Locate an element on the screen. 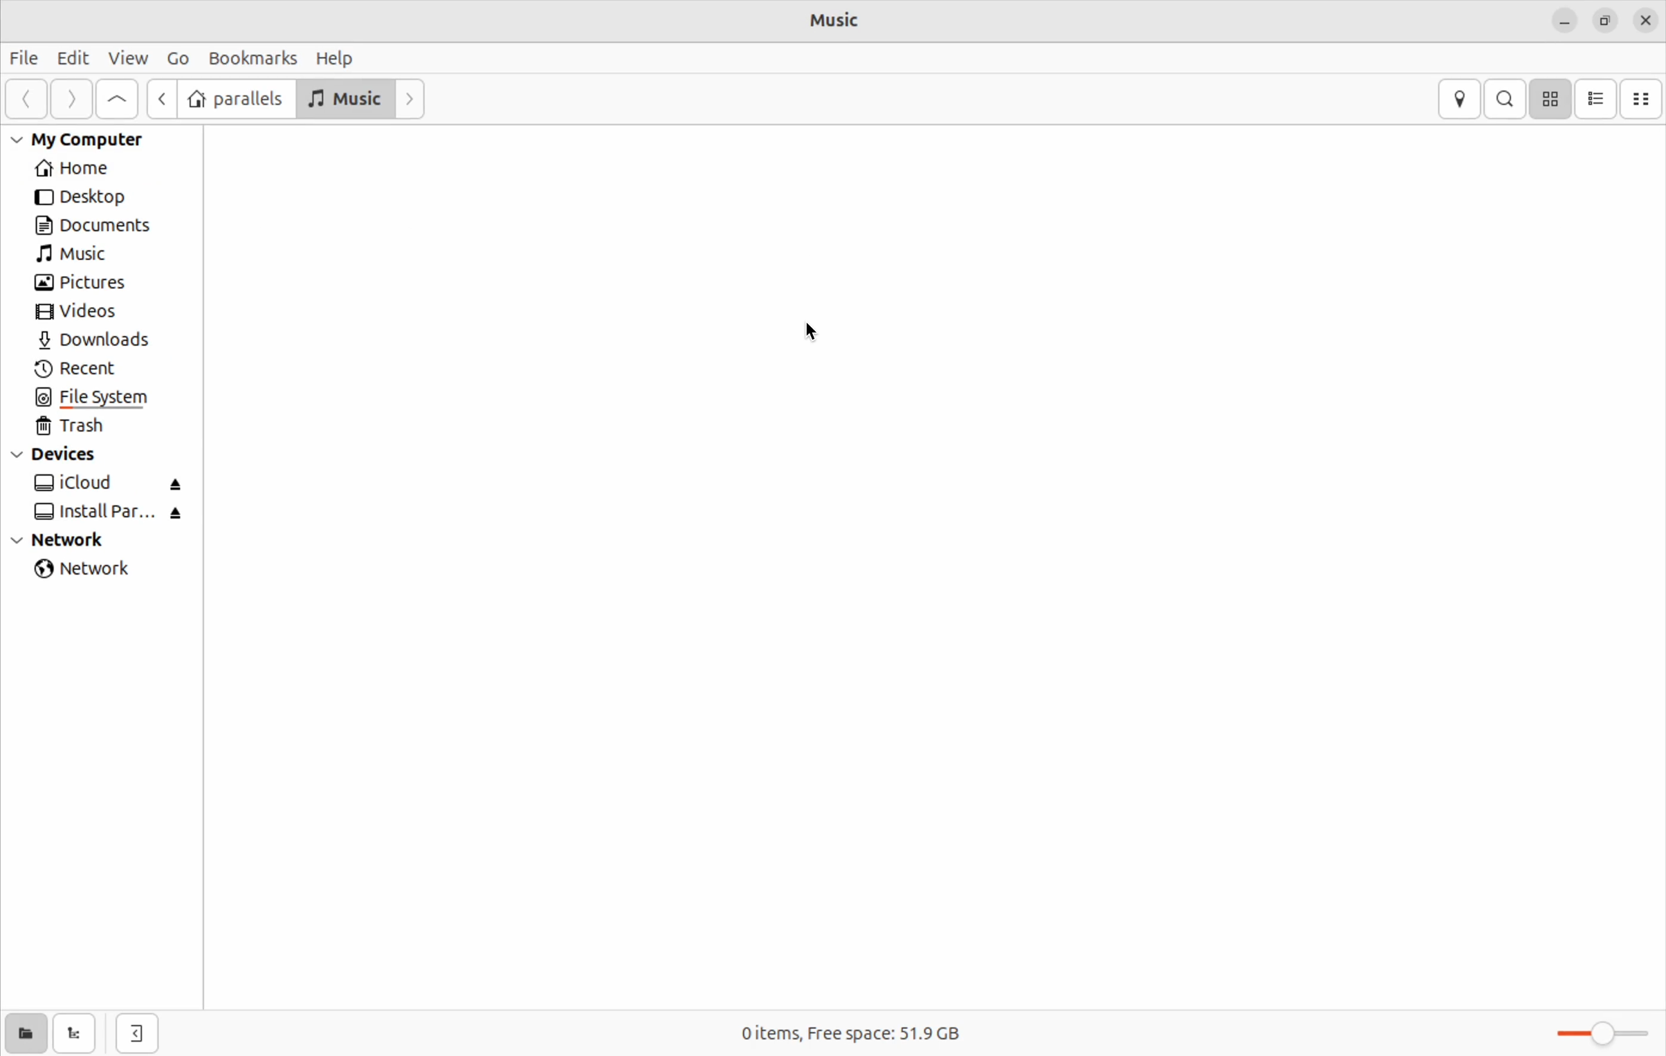 The width and height of the screenshot is (1666, 1056). home is located at coordinates (93, 169).